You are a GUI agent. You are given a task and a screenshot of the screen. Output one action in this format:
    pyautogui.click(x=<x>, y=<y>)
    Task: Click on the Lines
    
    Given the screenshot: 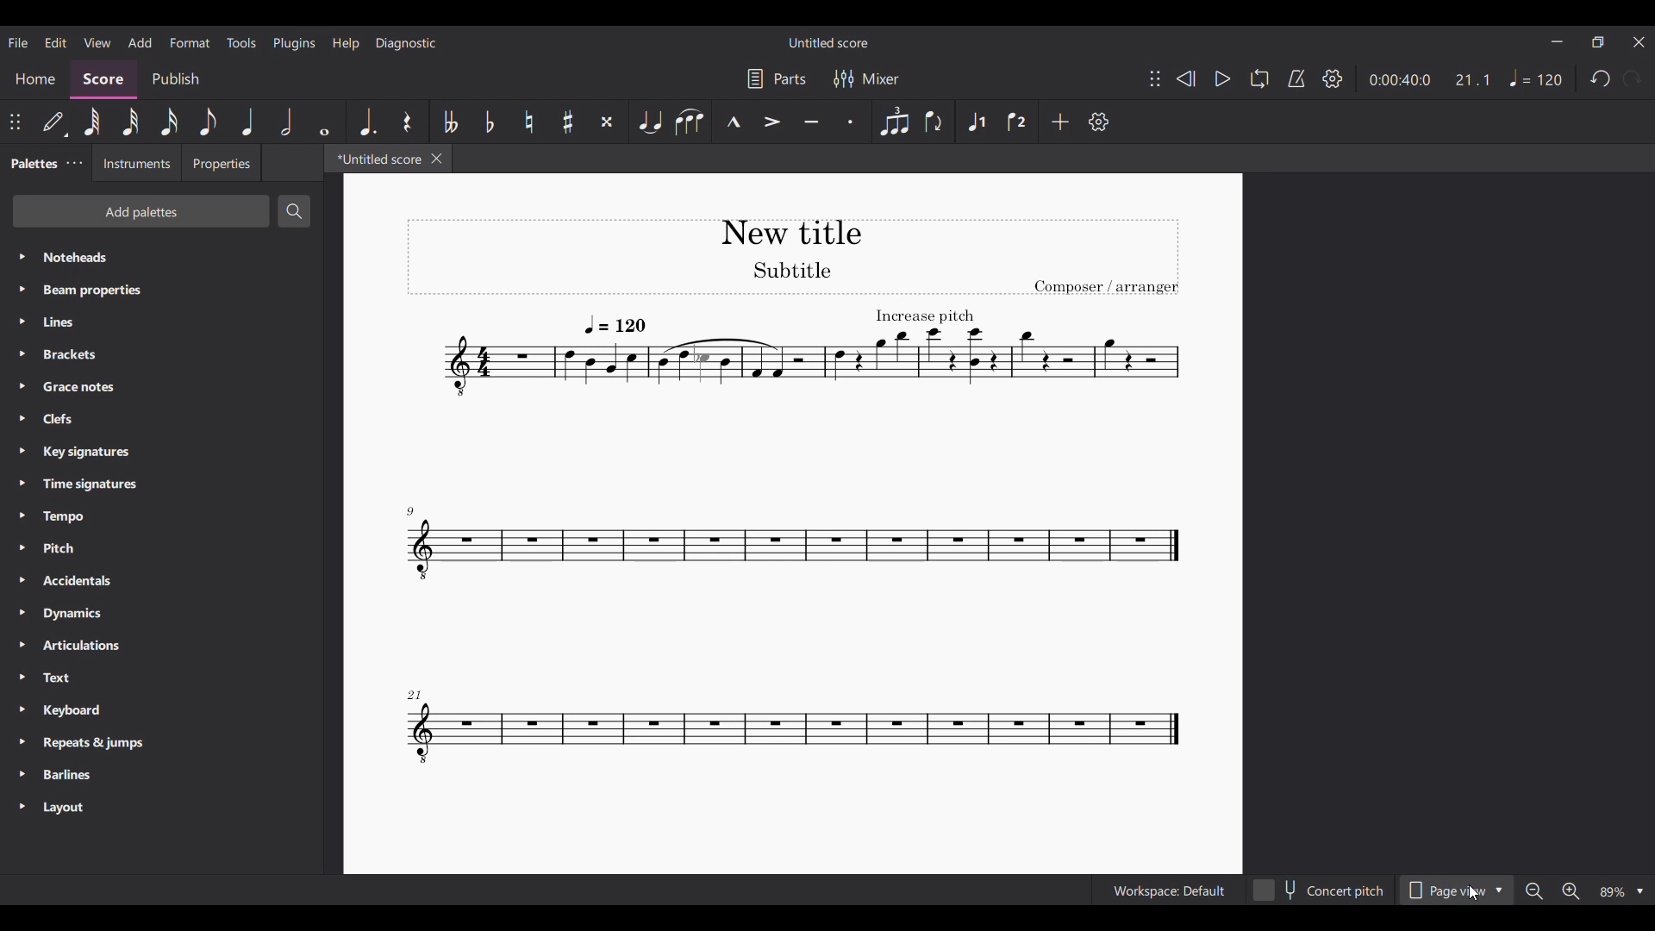 What is the action you would take?
    pyautogui.click(x=163, y=322)
    